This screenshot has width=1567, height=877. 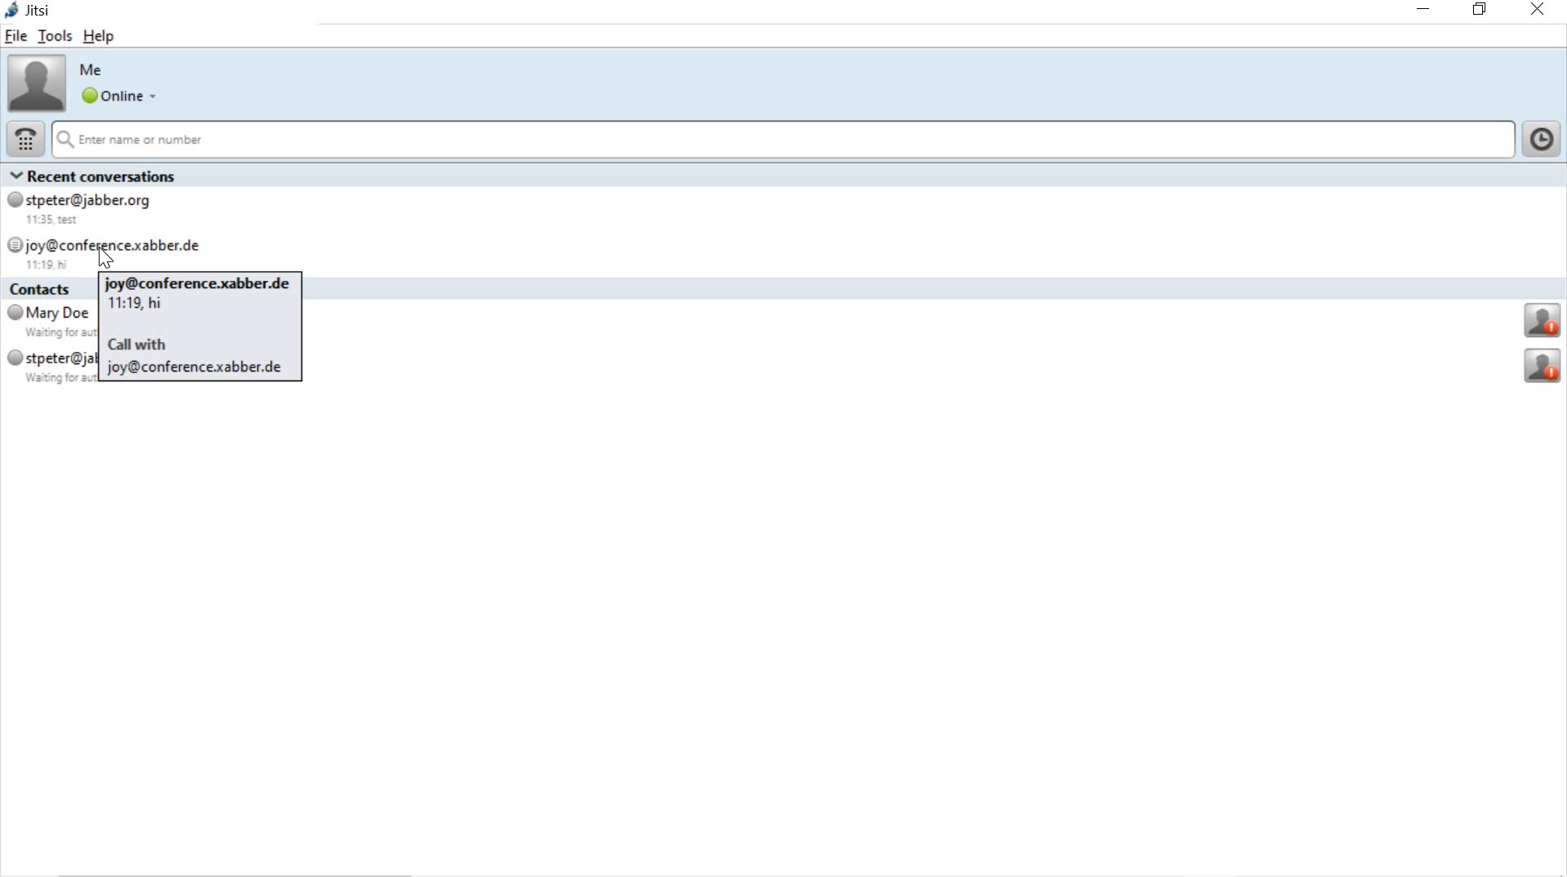 I want to click on cursor, so click(x=105, y=259).